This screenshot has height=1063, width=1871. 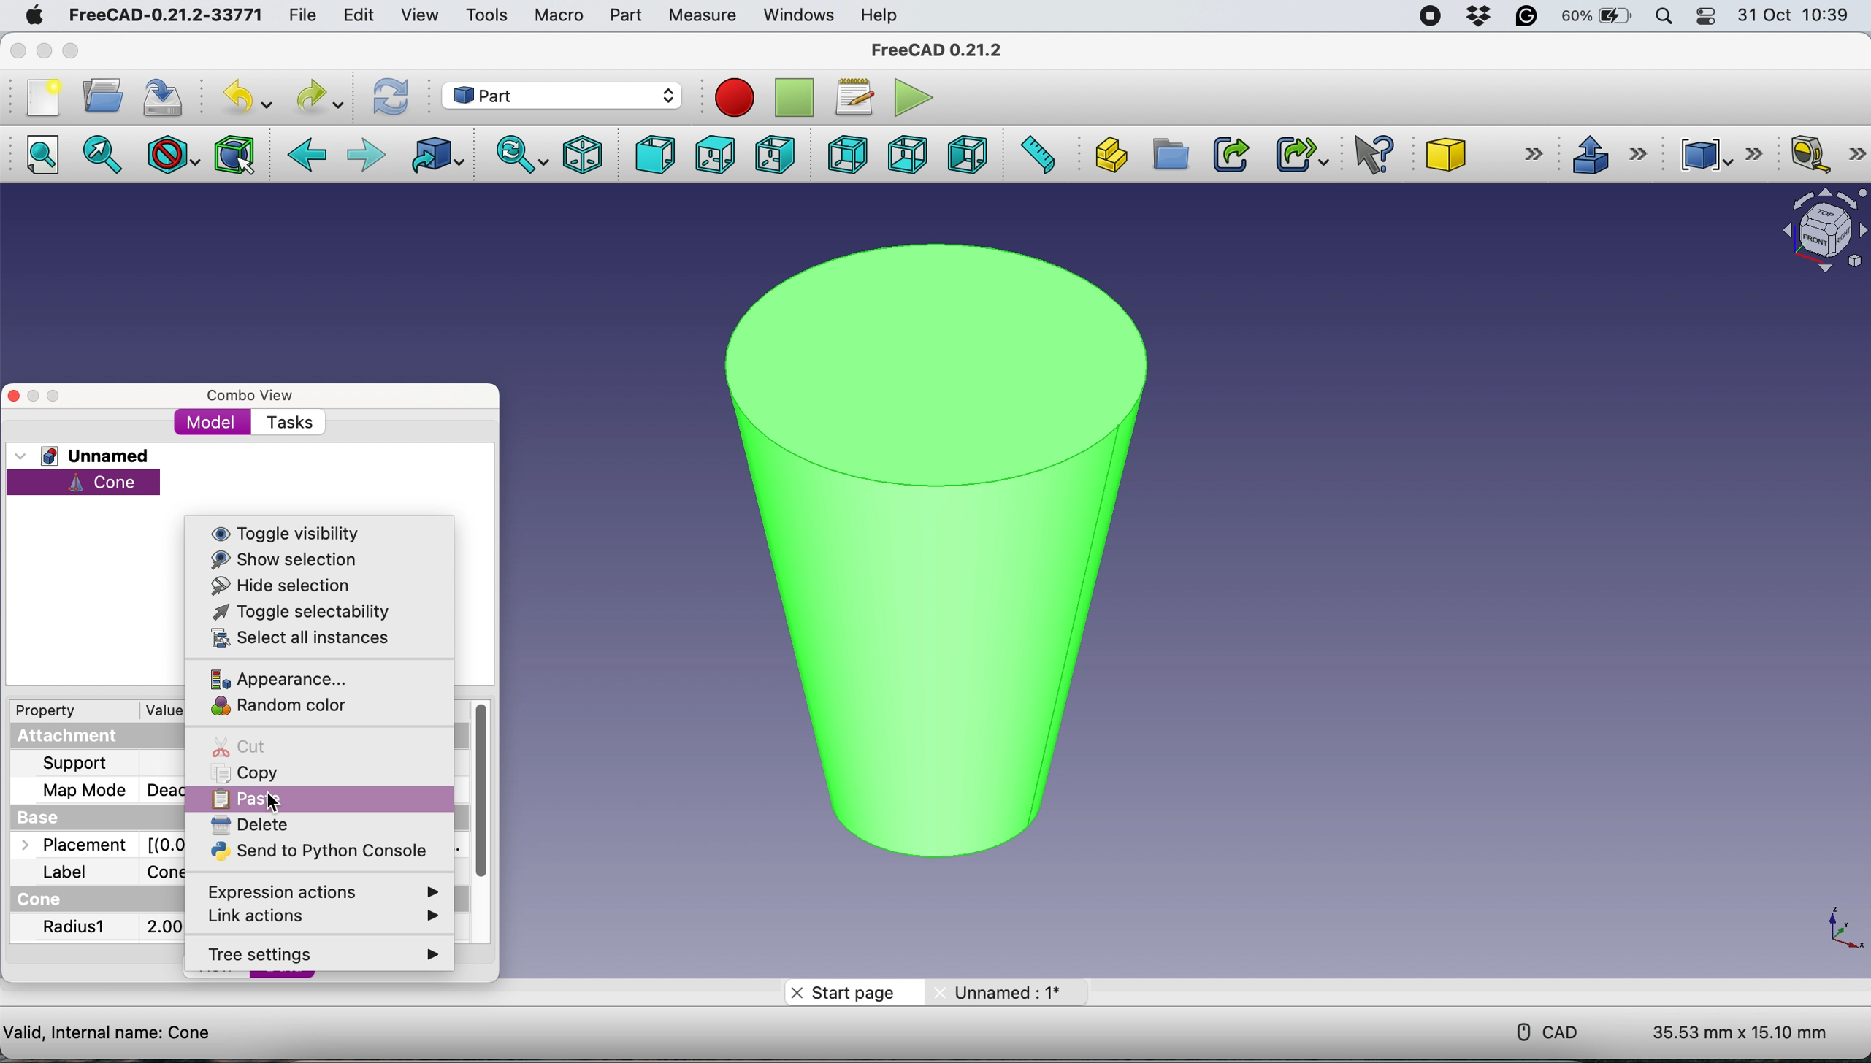 I want to click on windows, so click(x=795, y=15).